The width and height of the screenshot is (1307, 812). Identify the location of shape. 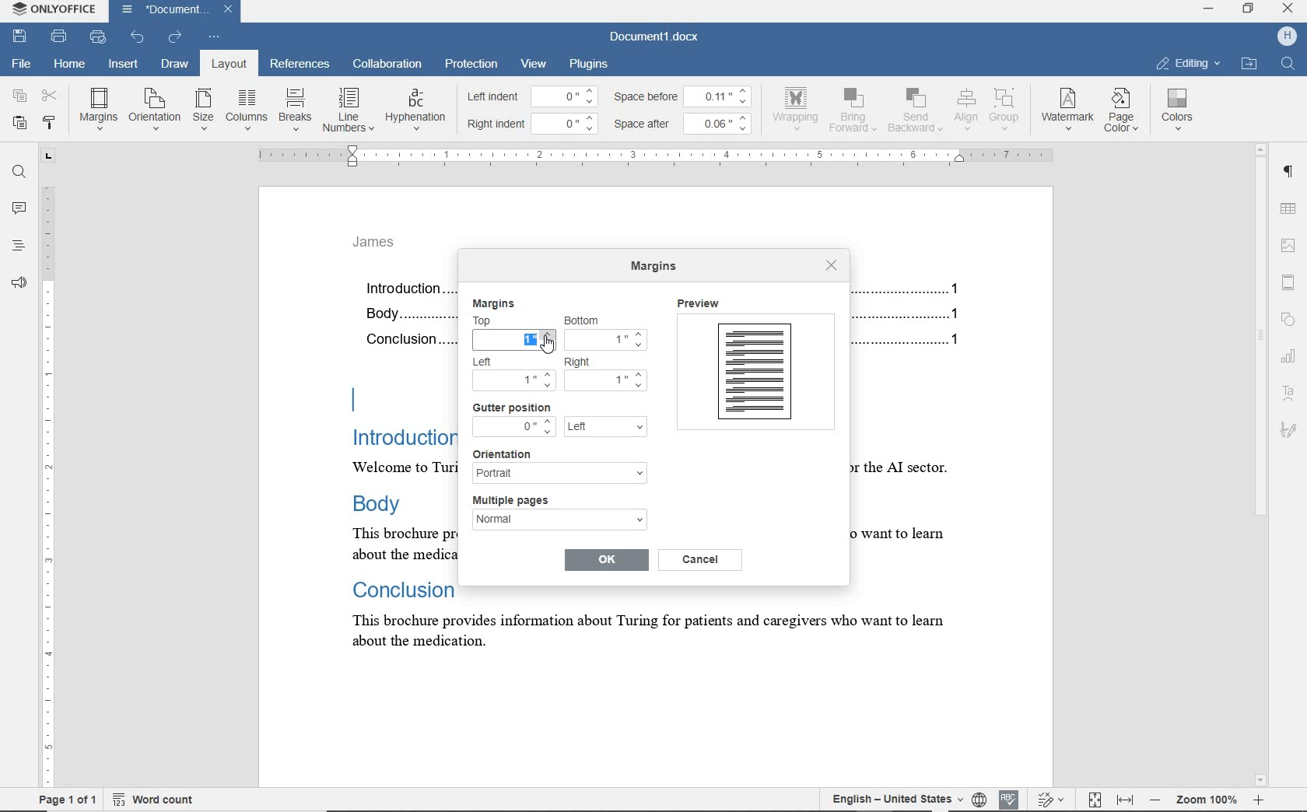
(1288, 318).